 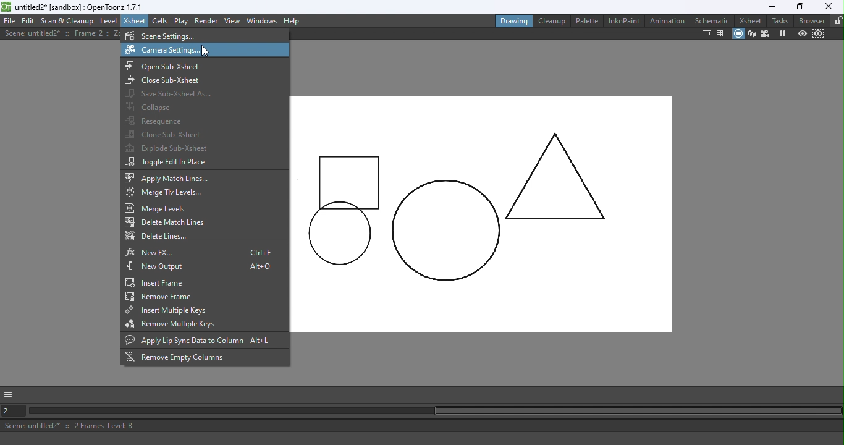 What do you see at coordinates (423, 425) in the screenshot?
I see `Scene: untitled2* :: 2 Frames Level: B` at bounding box center [423, 425].